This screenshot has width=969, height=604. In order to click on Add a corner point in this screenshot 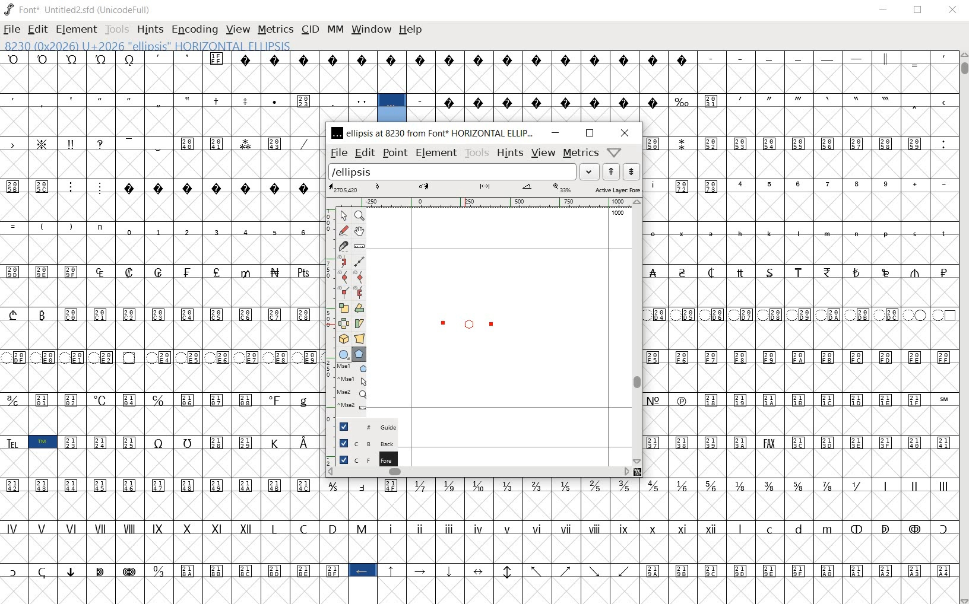, I will do `click(359, 292)`.